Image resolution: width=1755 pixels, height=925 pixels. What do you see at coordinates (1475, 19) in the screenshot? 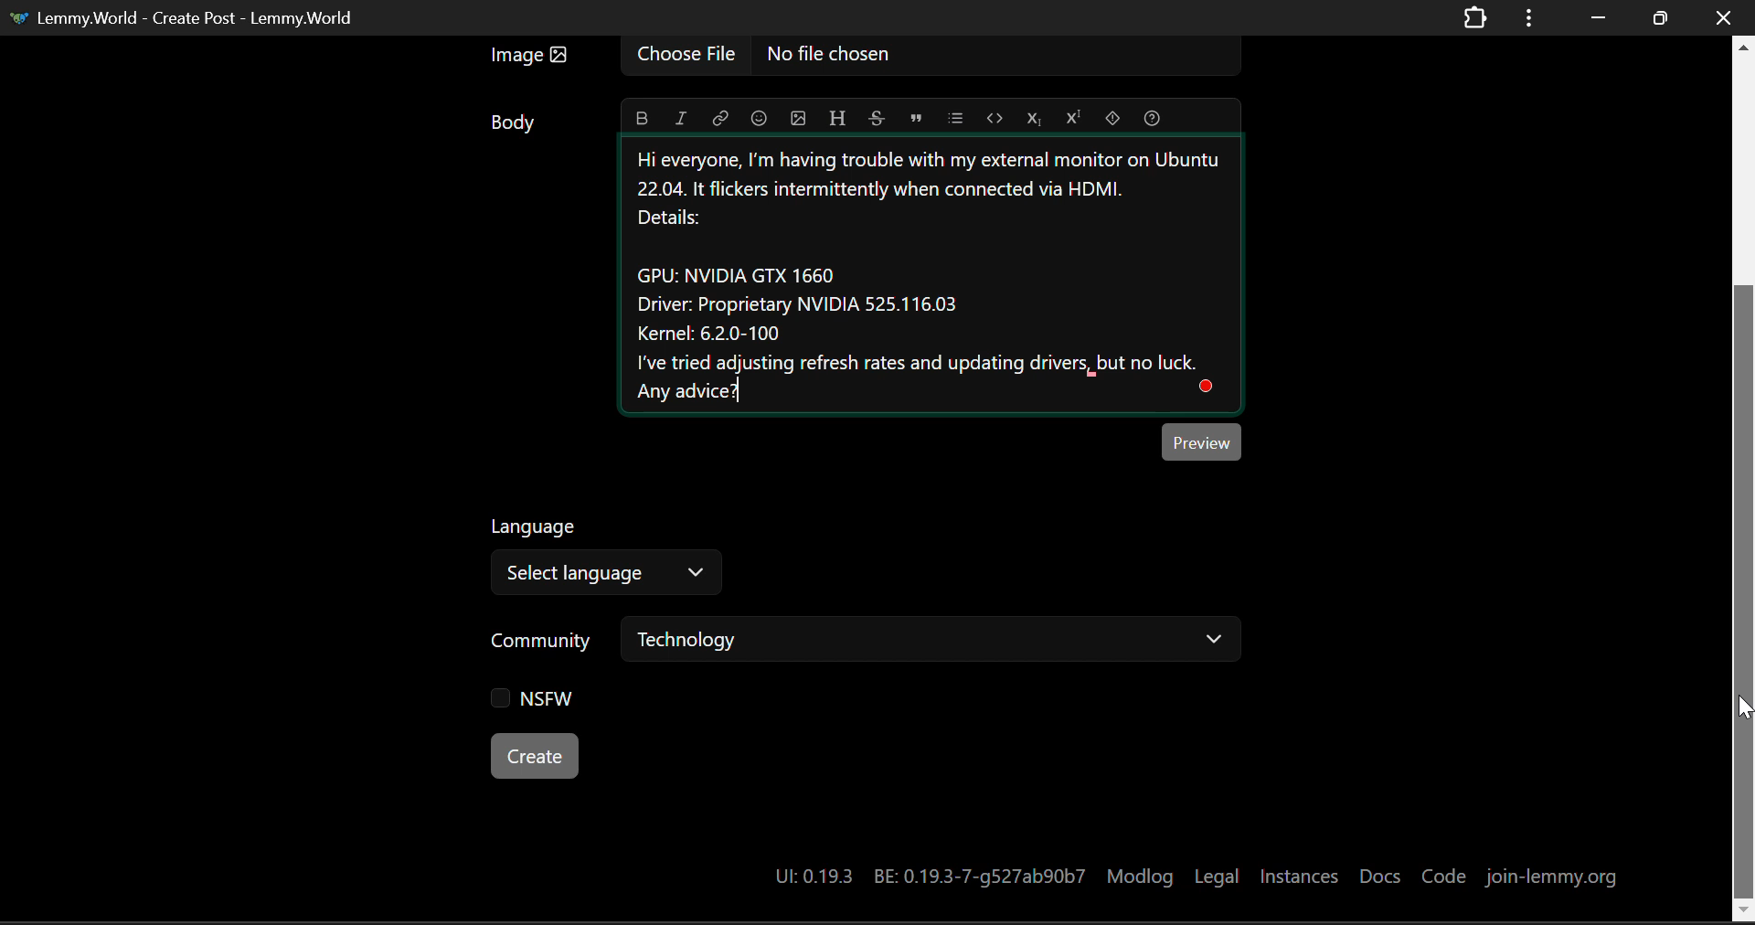
I see `Extensions` at bounding box center [1475, 19].